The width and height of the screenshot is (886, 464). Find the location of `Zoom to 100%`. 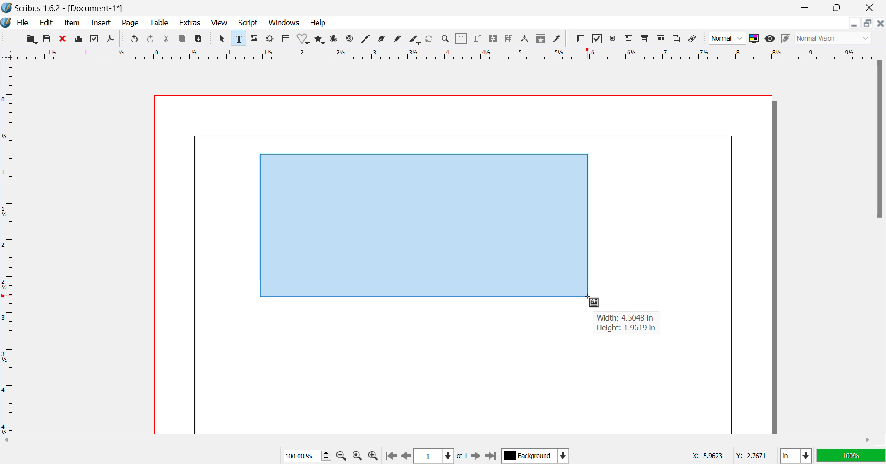

Zoom to 100% is located at coordinates (357, 457).